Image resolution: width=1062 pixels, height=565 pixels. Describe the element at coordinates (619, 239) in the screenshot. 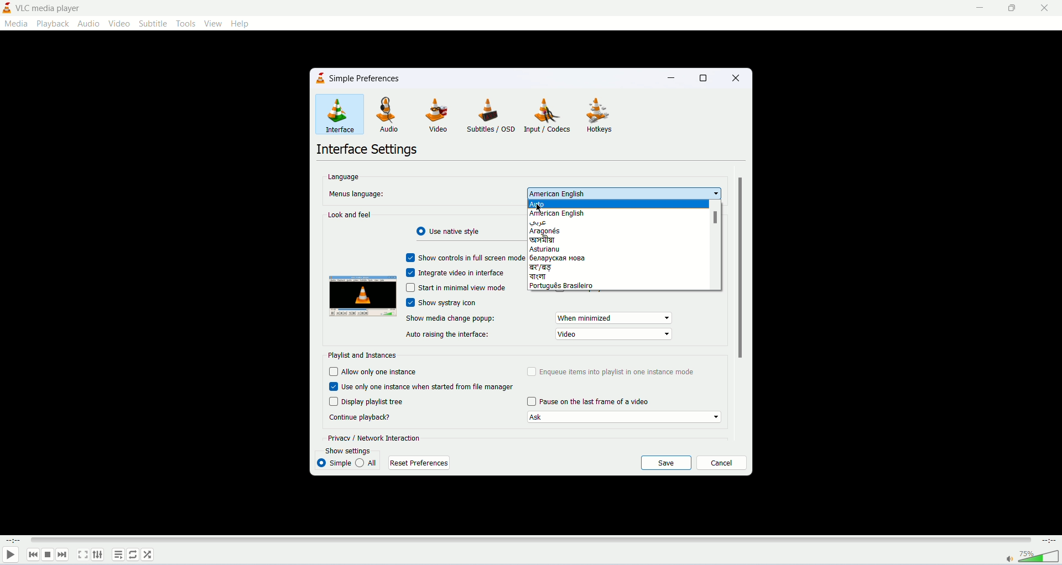

I see `assamese ` at that location.